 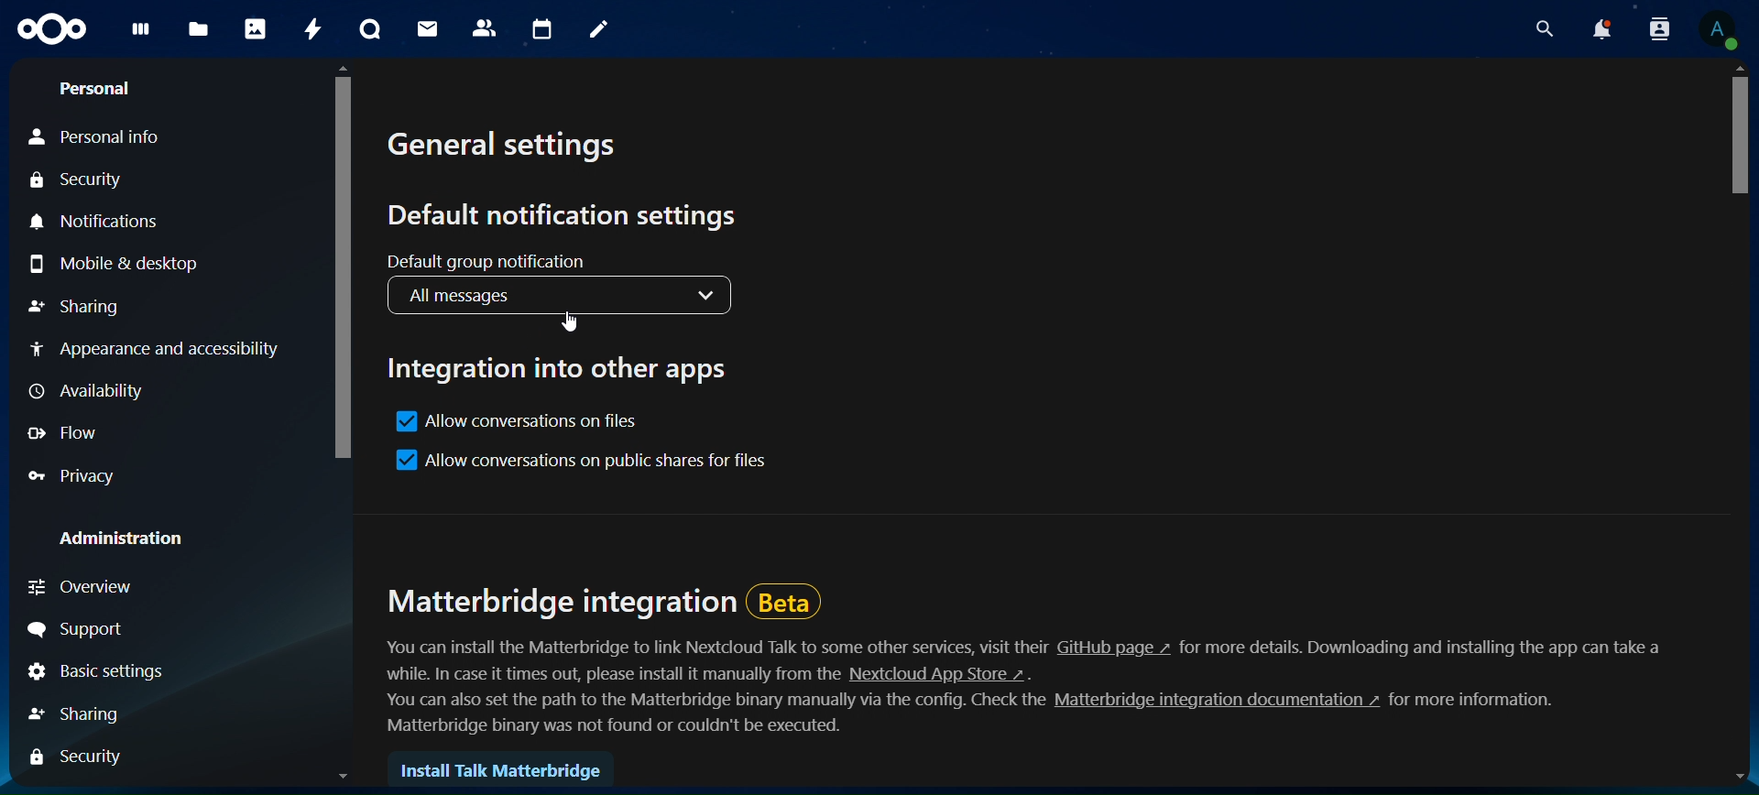 What do you see at coordinates (561, 296) in the screenshot?
I see `all messages` at bounding box center [561, 296].